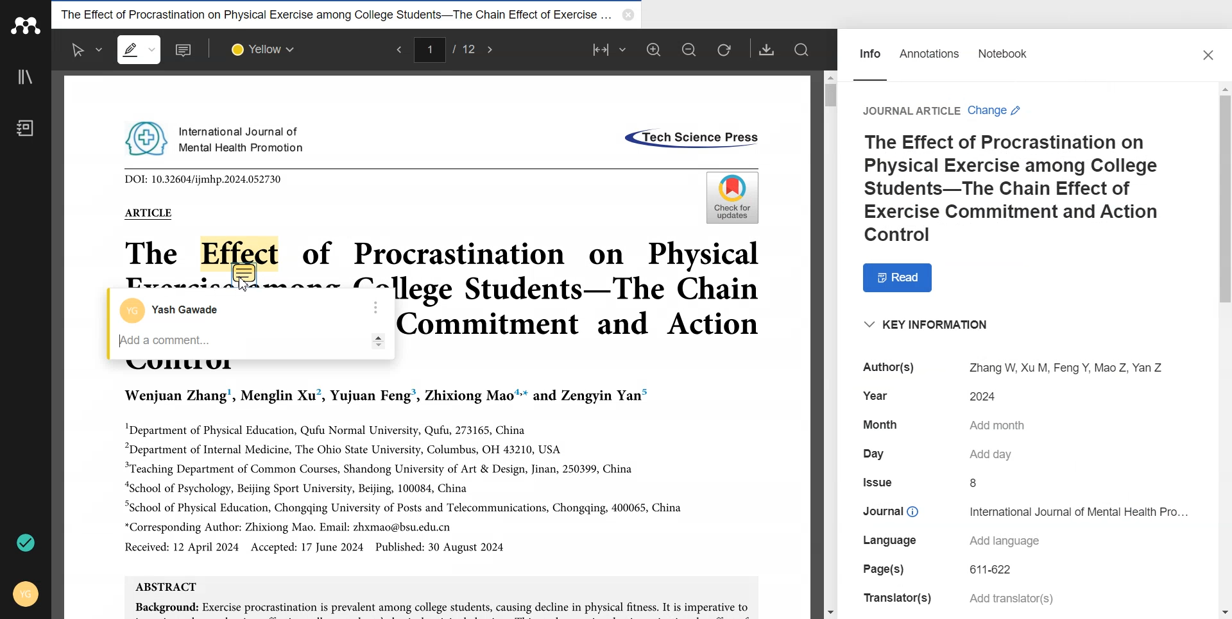 This screenshot has width=1232, height=619. What do you see at coordinates (938, 395) in the screenshot?
I see `Year 2024` at bounding box center [938, 395].